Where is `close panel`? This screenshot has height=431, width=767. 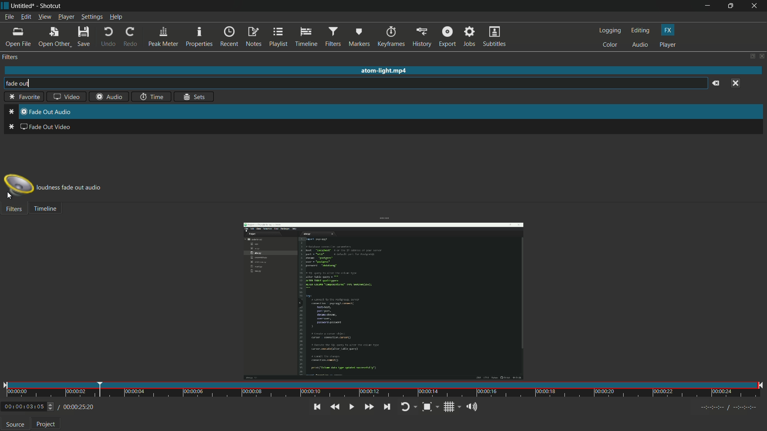
close panel is located at coordinates (762, 57).